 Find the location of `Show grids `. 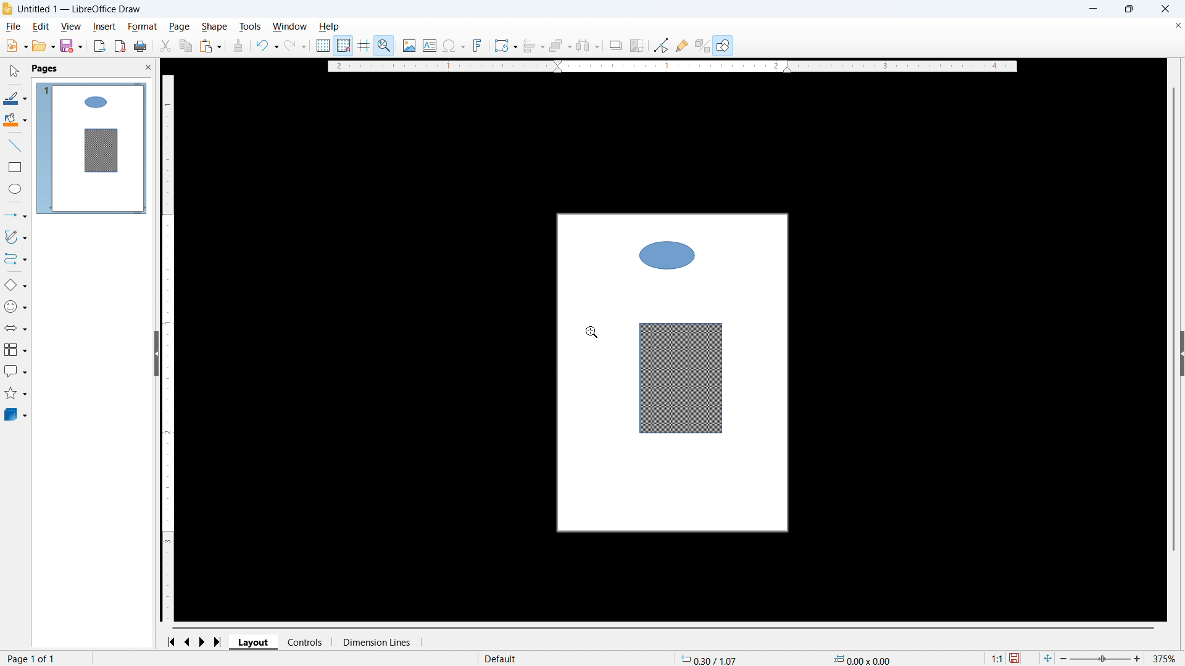

Show grids  is located at coordinates (323, 45).